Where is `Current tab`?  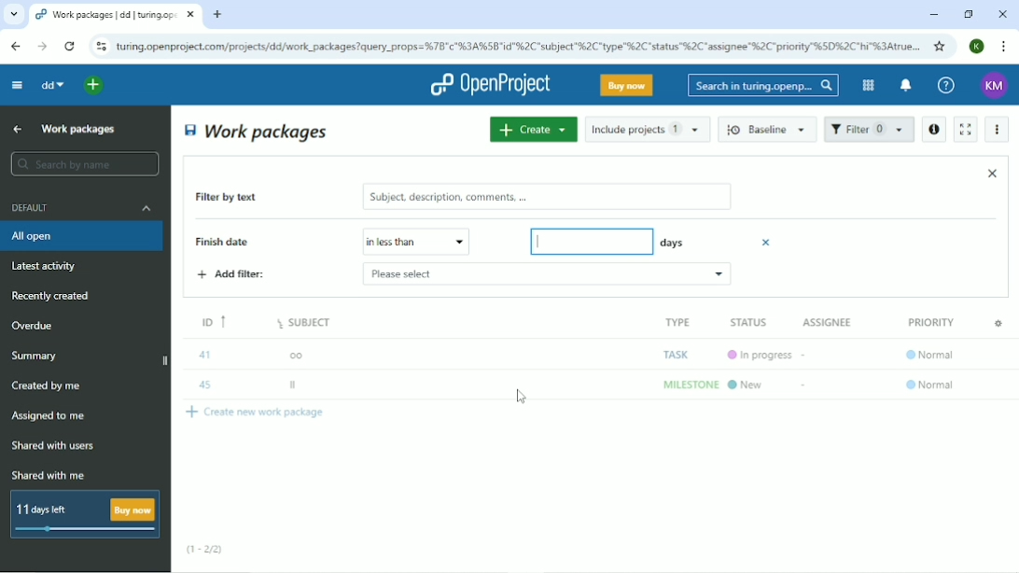
Current tab is located at coordinates (116, 15).